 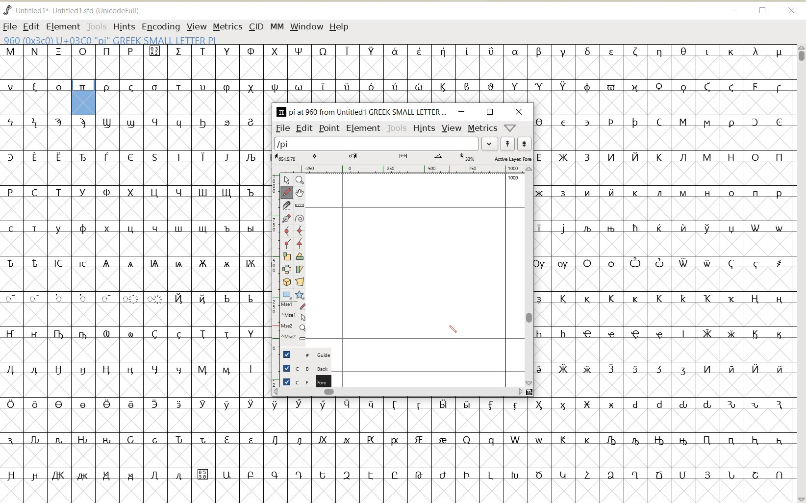 I want to click on HINTS, so click(x=123, y=27).